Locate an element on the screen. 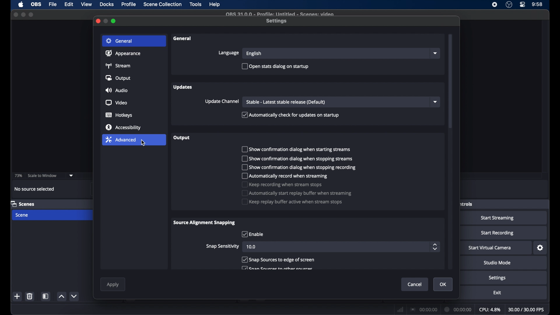  update channel is located at coordinates (222, 101).